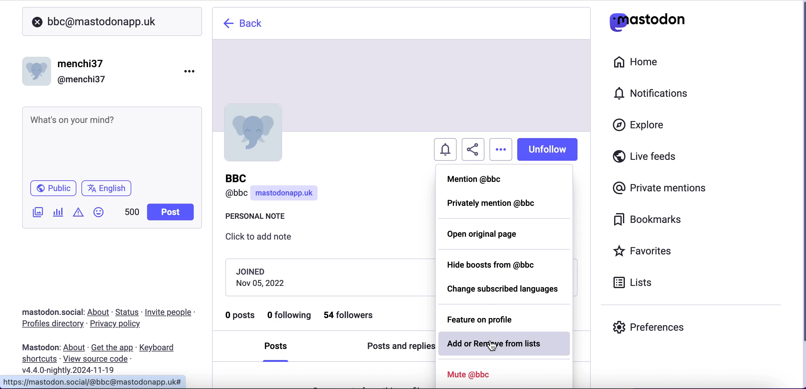 The image size is (806, 389). I want to click on add an image, so click(37, 212).